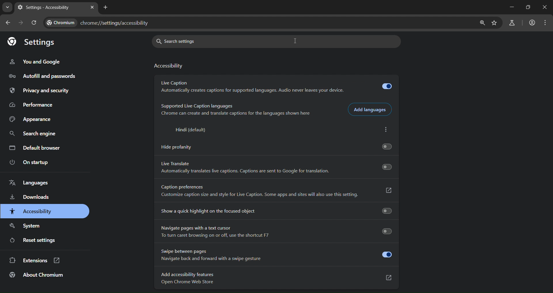 This screenshot has width=553, height=293. I want to click on performance, so click(33, 105).